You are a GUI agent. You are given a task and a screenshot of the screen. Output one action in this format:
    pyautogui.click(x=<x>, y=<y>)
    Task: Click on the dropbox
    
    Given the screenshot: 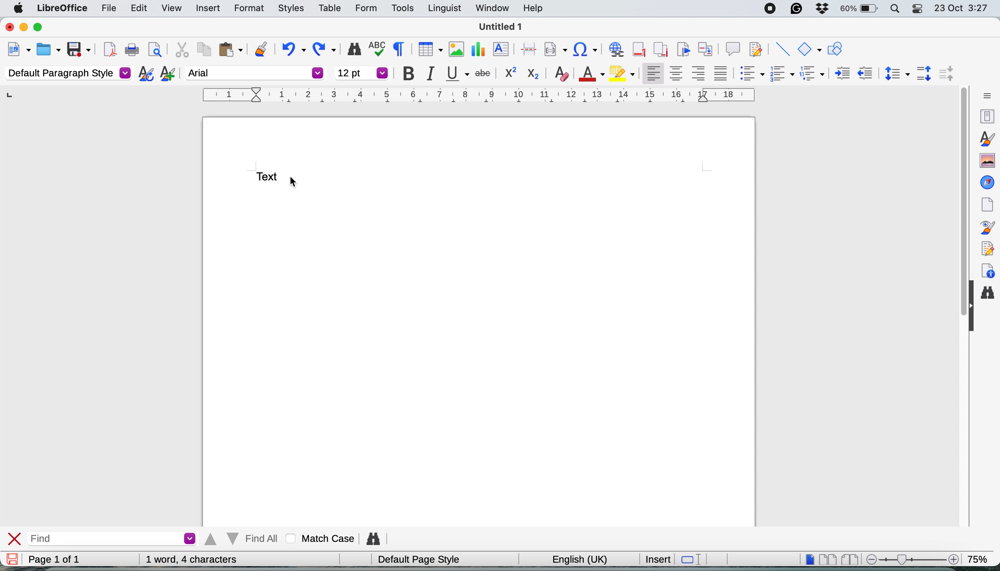 What is the action you would take?
    pyautogui.click(x=821, y=8)
    